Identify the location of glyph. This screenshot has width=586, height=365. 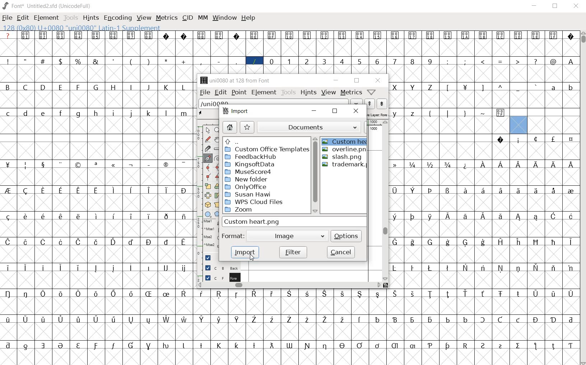
(465, 61).